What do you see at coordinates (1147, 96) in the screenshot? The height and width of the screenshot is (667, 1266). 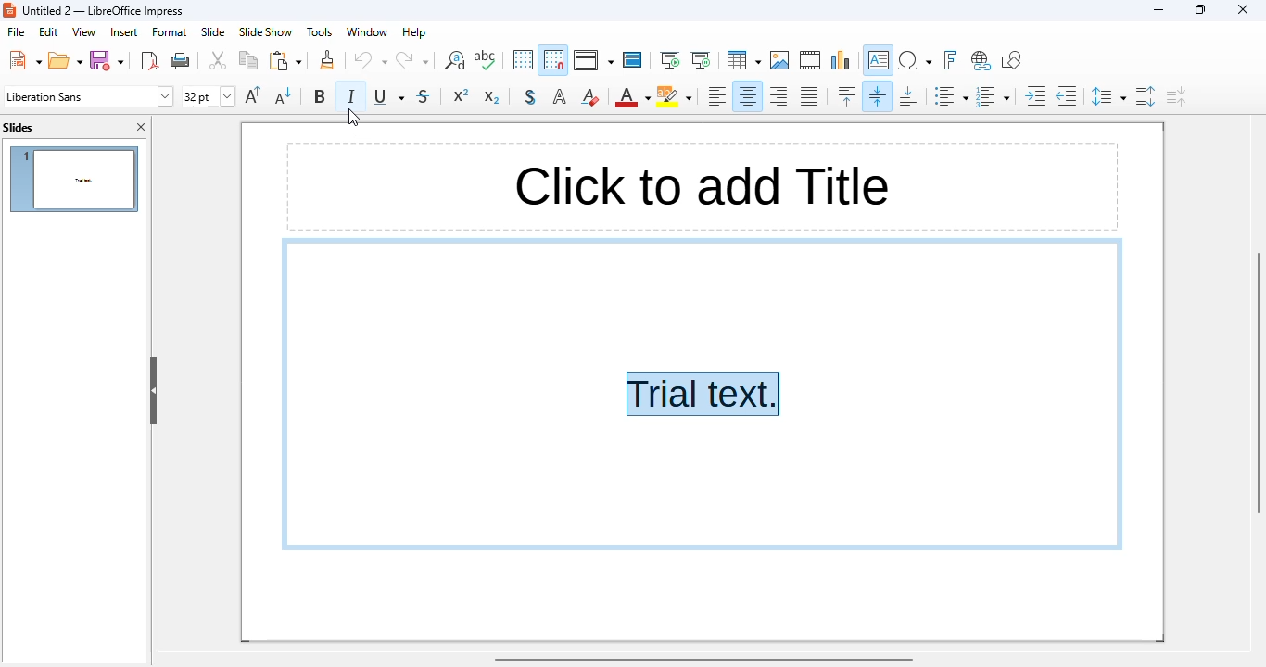 I see `increase paragraph spacing` at bounding box center [1147, 96].